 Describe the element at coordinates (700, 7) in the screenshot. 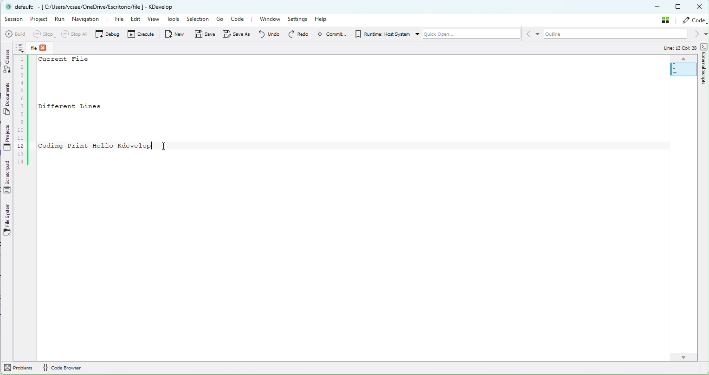

I see `Close` at that location.